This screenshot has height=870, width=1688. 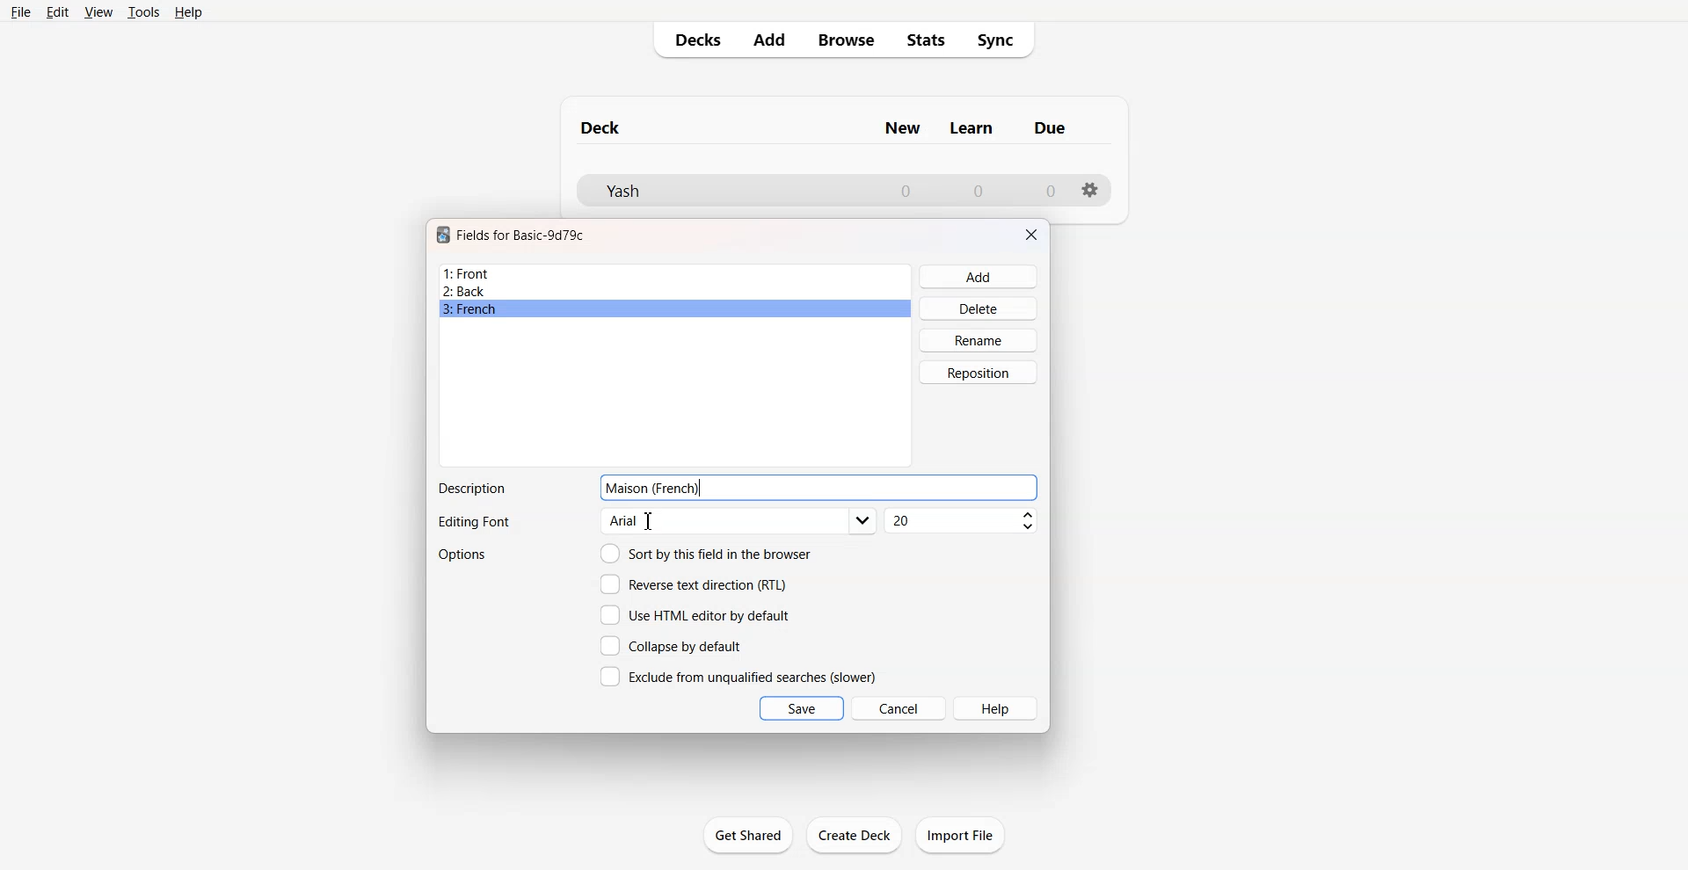 I want to click on Reverse text direction (RTL), so click(x=694, y=584).